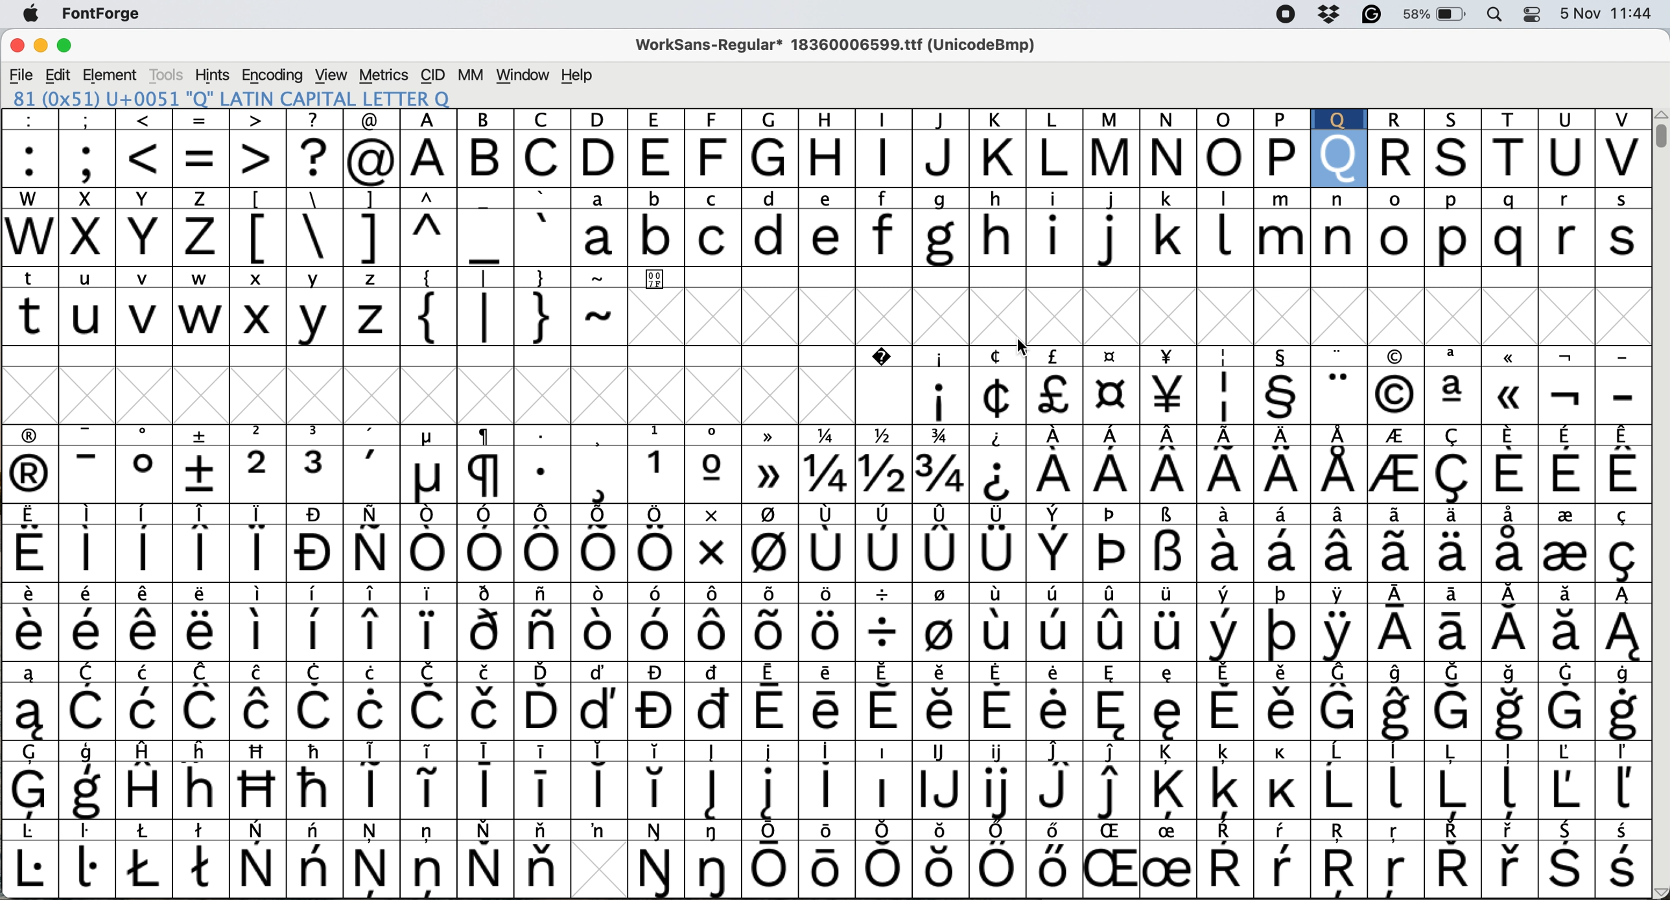  I want to click on fontforge, so click(119, 16).